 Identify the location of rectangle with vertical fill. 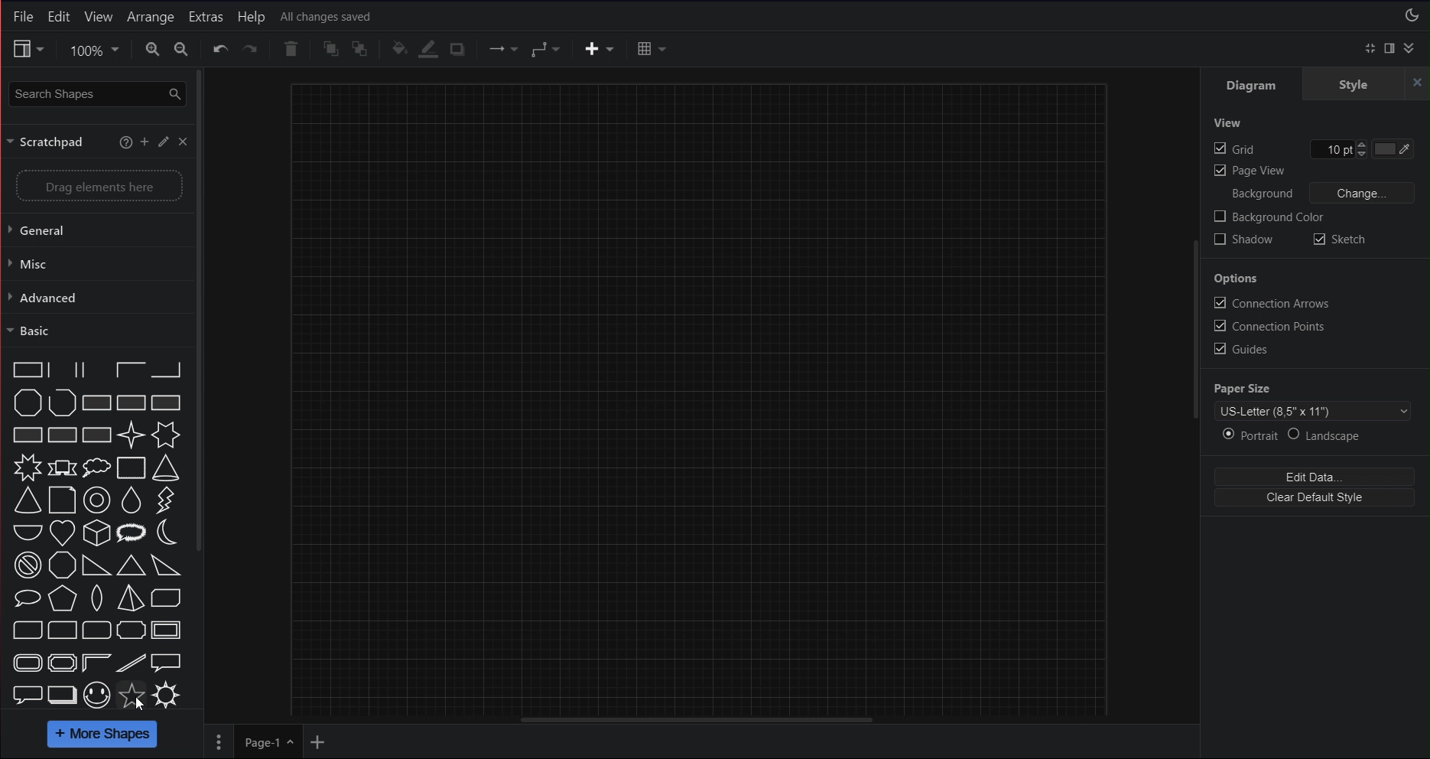
(167, 402).